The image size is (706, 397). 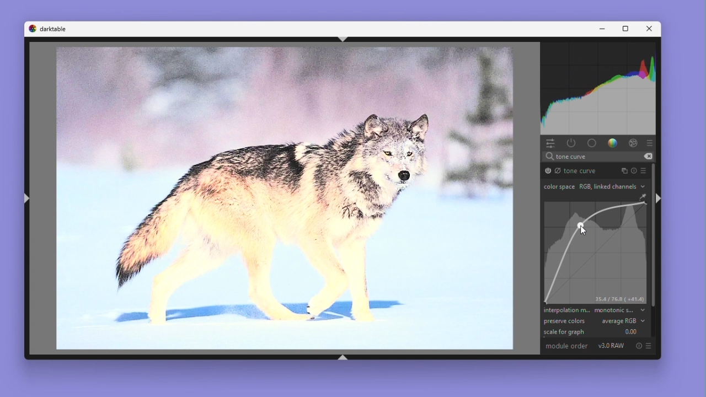 What do you see at coordinates (345, 356) in the screenshot?
I see `shift+ctrl+b` at bounding box center [345, 356].